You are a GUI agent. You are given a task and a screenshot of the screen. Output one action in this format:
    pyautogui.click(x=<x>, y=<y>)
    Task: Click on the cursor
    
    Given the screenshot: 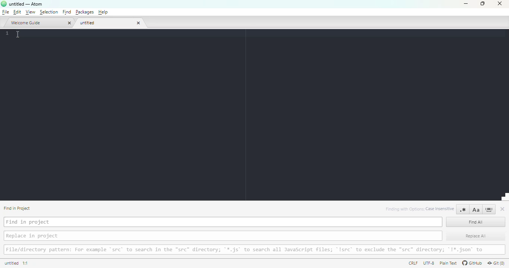 What is the action you would take?
    pyautogui.click(x=17, y=34)
    